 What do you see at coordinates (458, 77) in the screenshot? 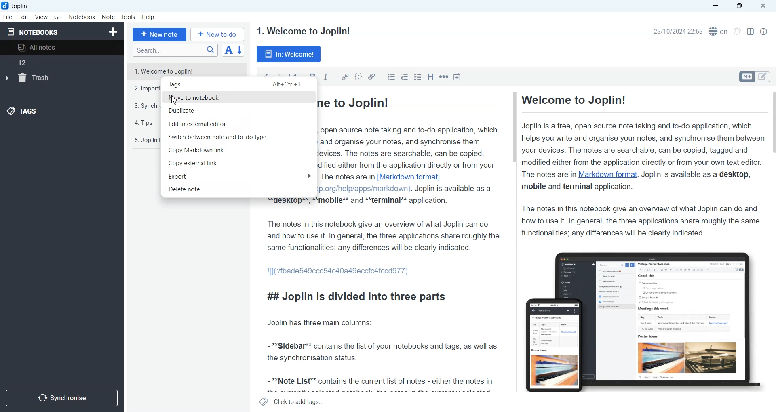
I see `Insert Time` at bounding box center [458, 77].